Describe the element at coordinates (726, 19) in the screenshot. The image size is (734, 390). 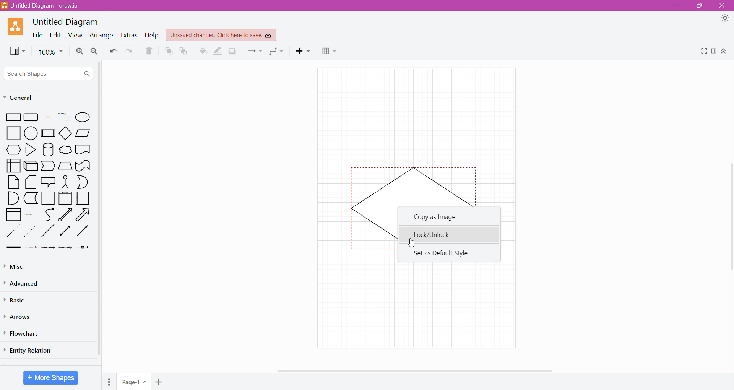
I see `Appearance` at that location.